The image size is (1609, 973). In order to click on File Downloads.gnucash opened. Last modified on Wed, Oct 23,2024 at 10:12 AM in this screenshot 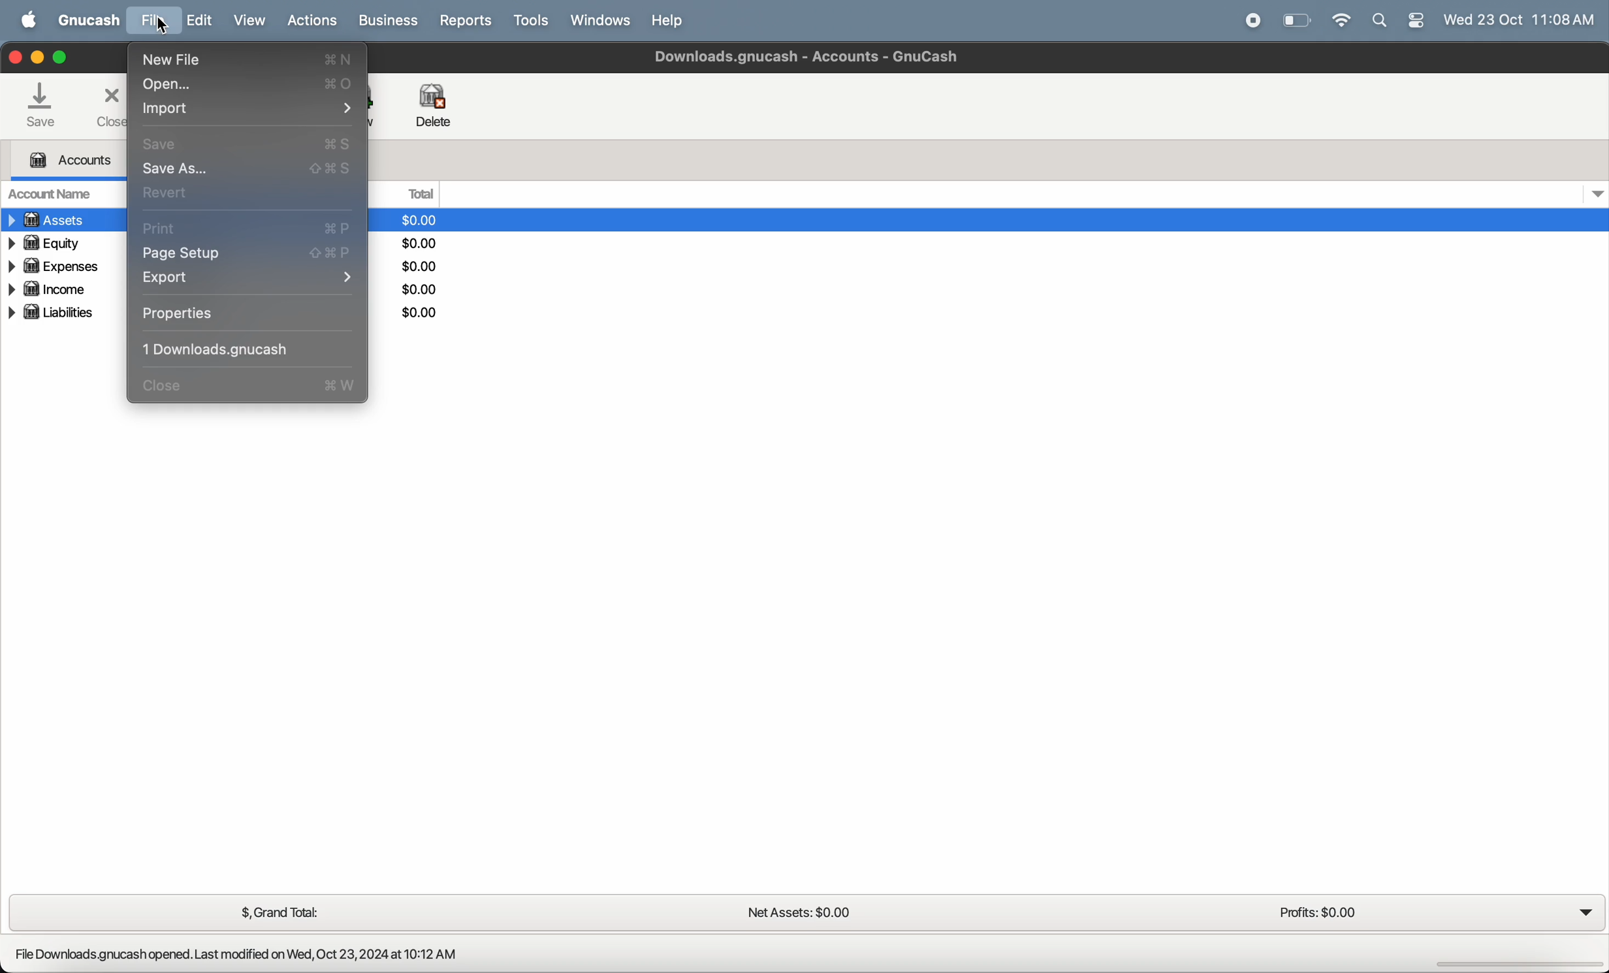, I will do `click(244, 951)`.